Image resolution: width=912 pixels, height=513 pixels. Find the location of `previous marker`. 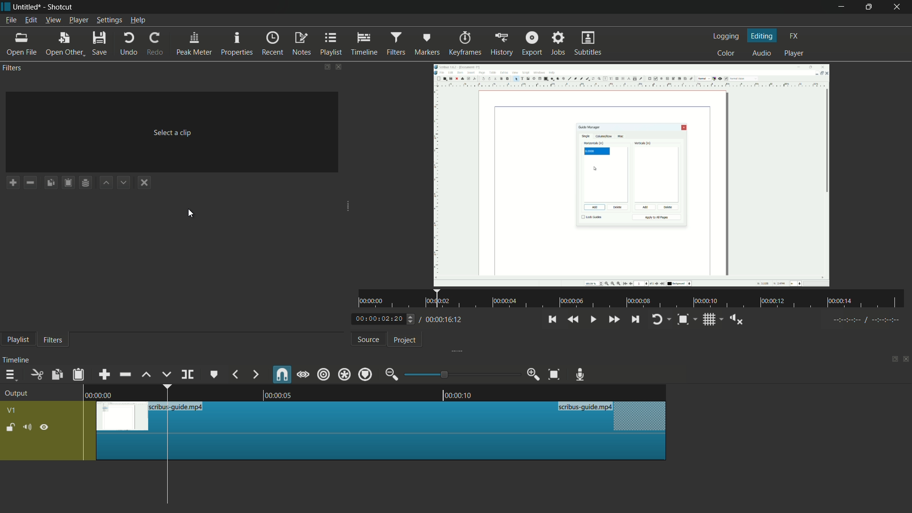

previous marker is located at coordinates (236, 374).